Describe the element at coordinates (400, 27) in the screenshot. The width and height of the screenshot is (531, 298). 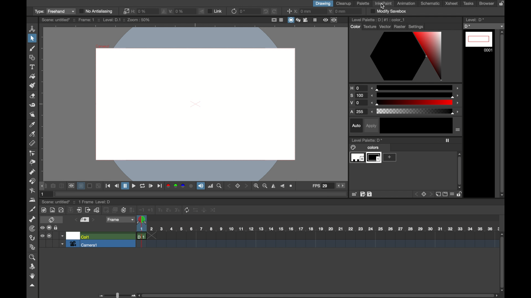
I see `raster` at that location.